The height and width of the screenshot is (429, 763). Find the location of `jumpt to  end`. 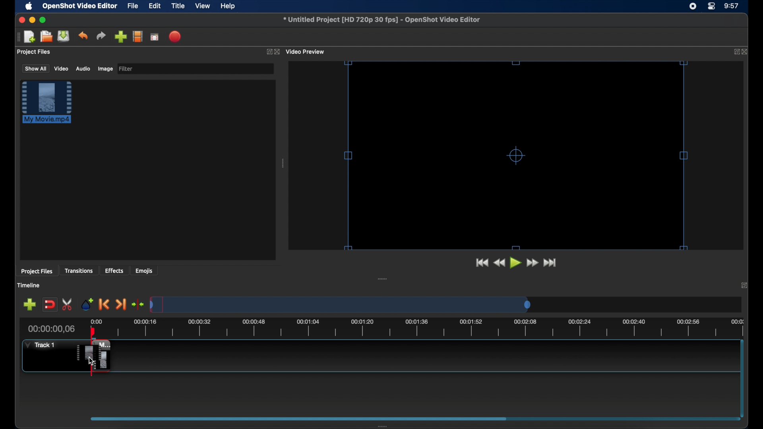

jumpt to  end is located at coordinates (550, 263).